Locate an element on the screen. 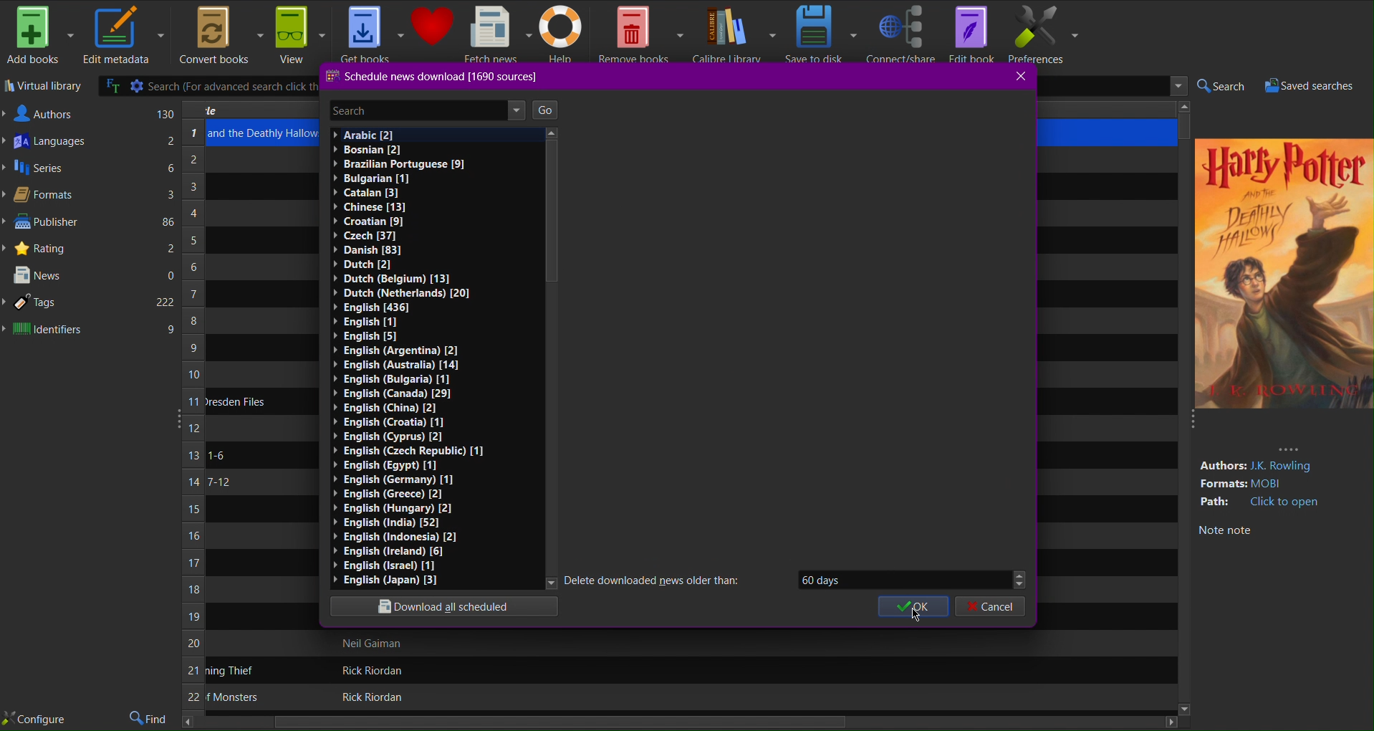 The height and width of the screenshot is (731, 1374). Bosnian [2] is located at coordinates (365, 150).